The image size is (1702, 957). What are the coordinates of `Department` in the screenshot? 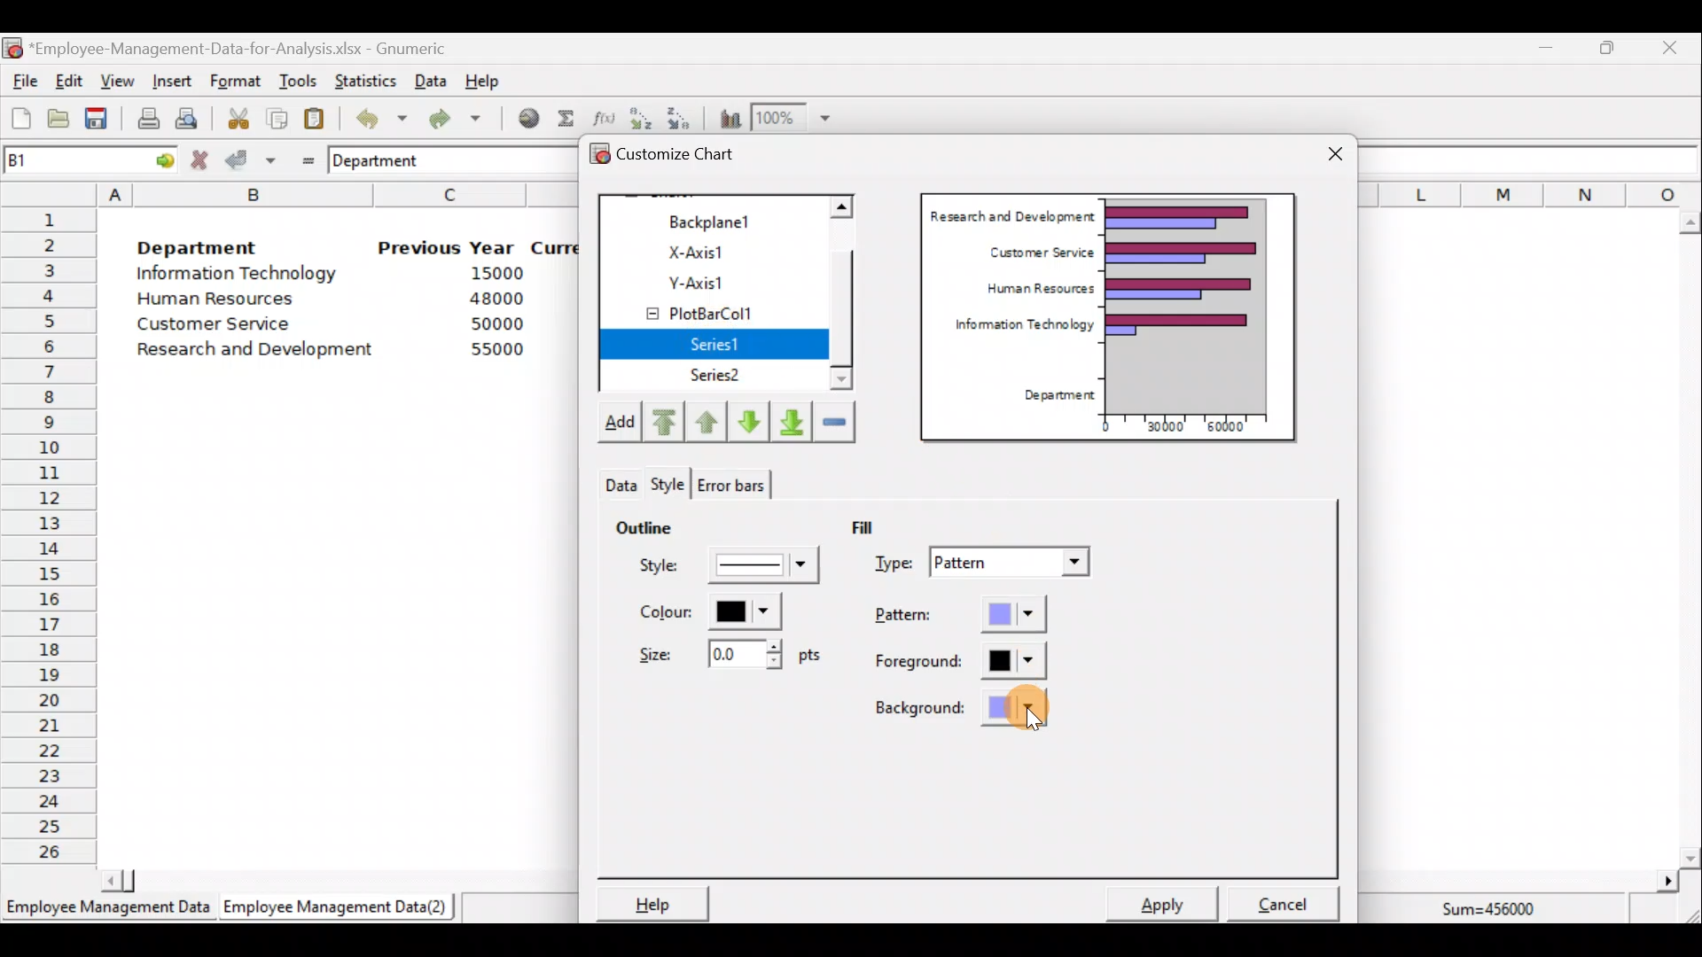 It's located at (387, 159).